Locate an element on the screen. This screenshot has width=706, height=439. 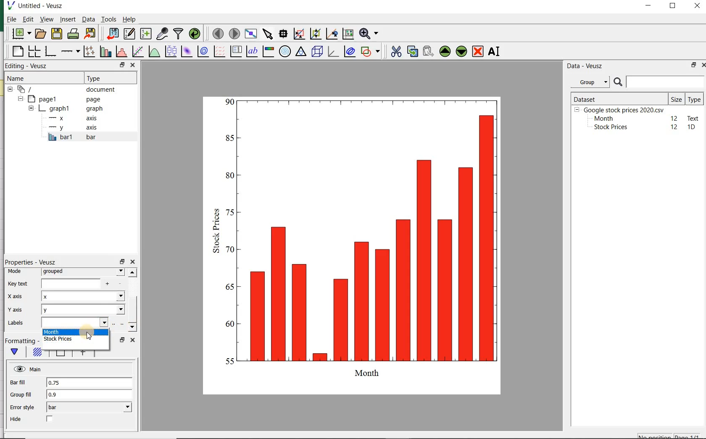
error bar line is located at coordinates (84, 354).